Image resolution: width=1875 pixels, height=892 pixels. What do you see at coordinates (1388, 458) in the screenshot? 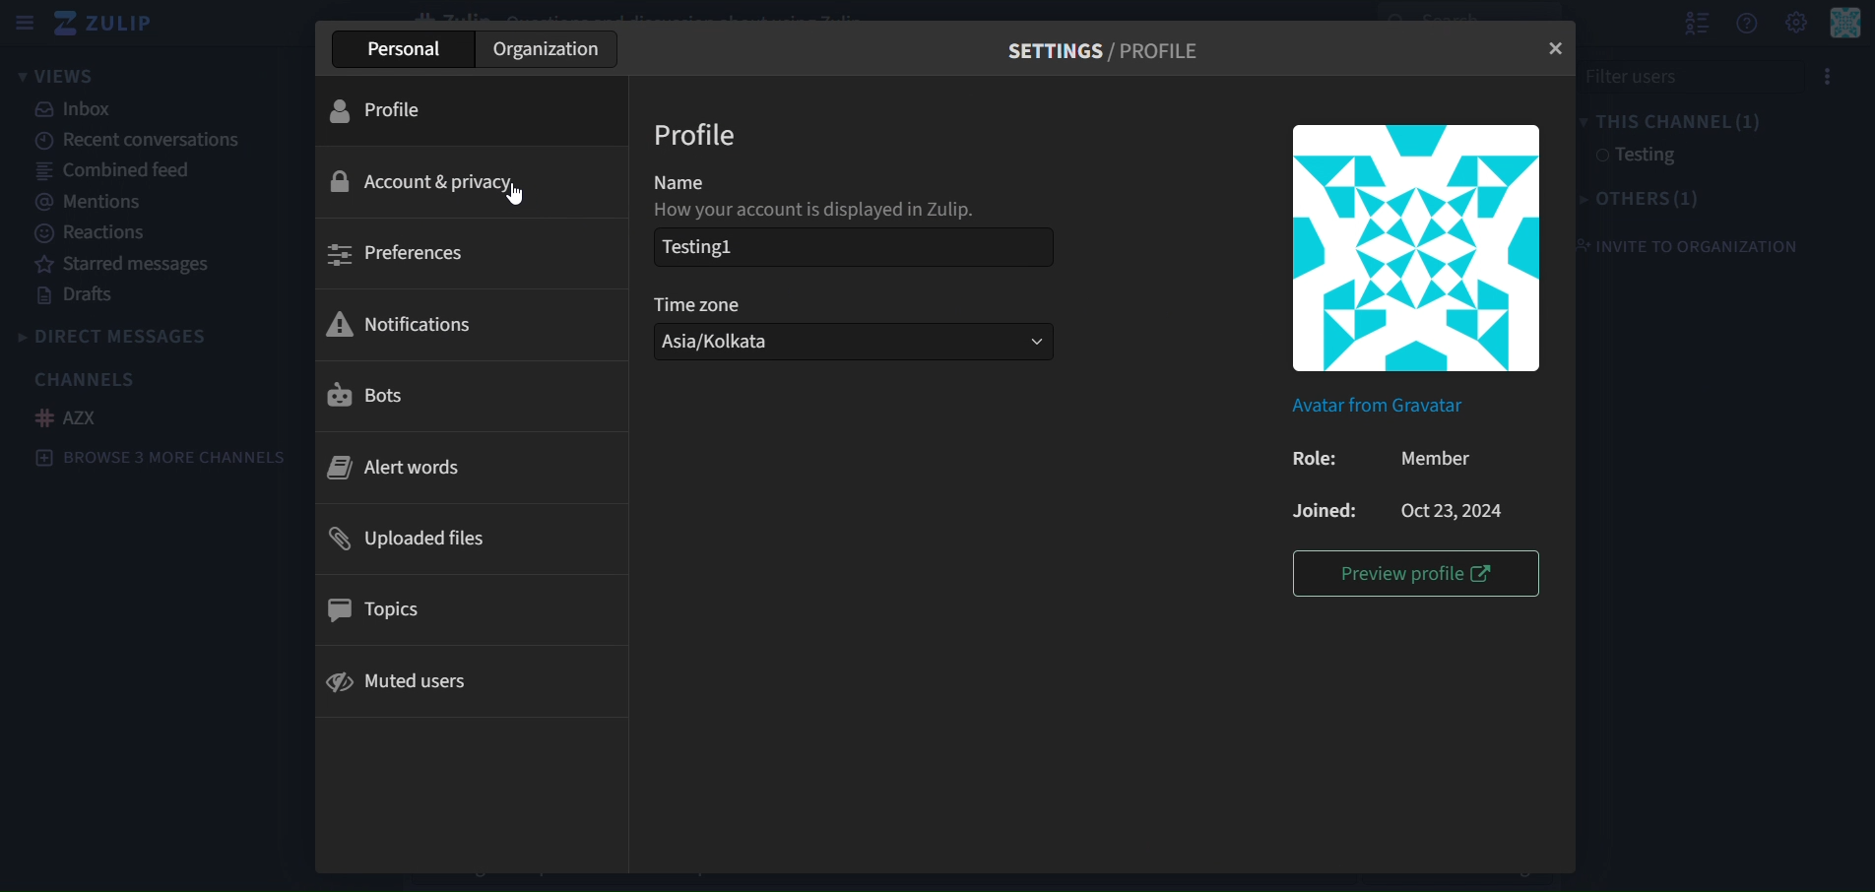
I see `Role: Member` at bounding box center [1388, 458].